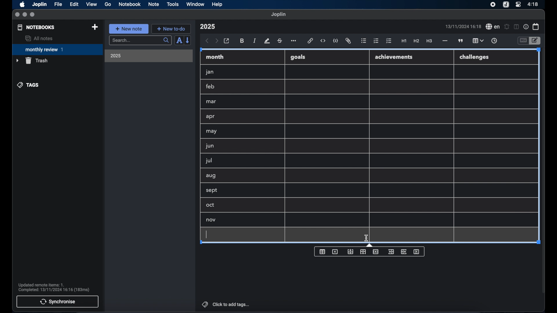  I want to click on delete row, so click(376, 251).